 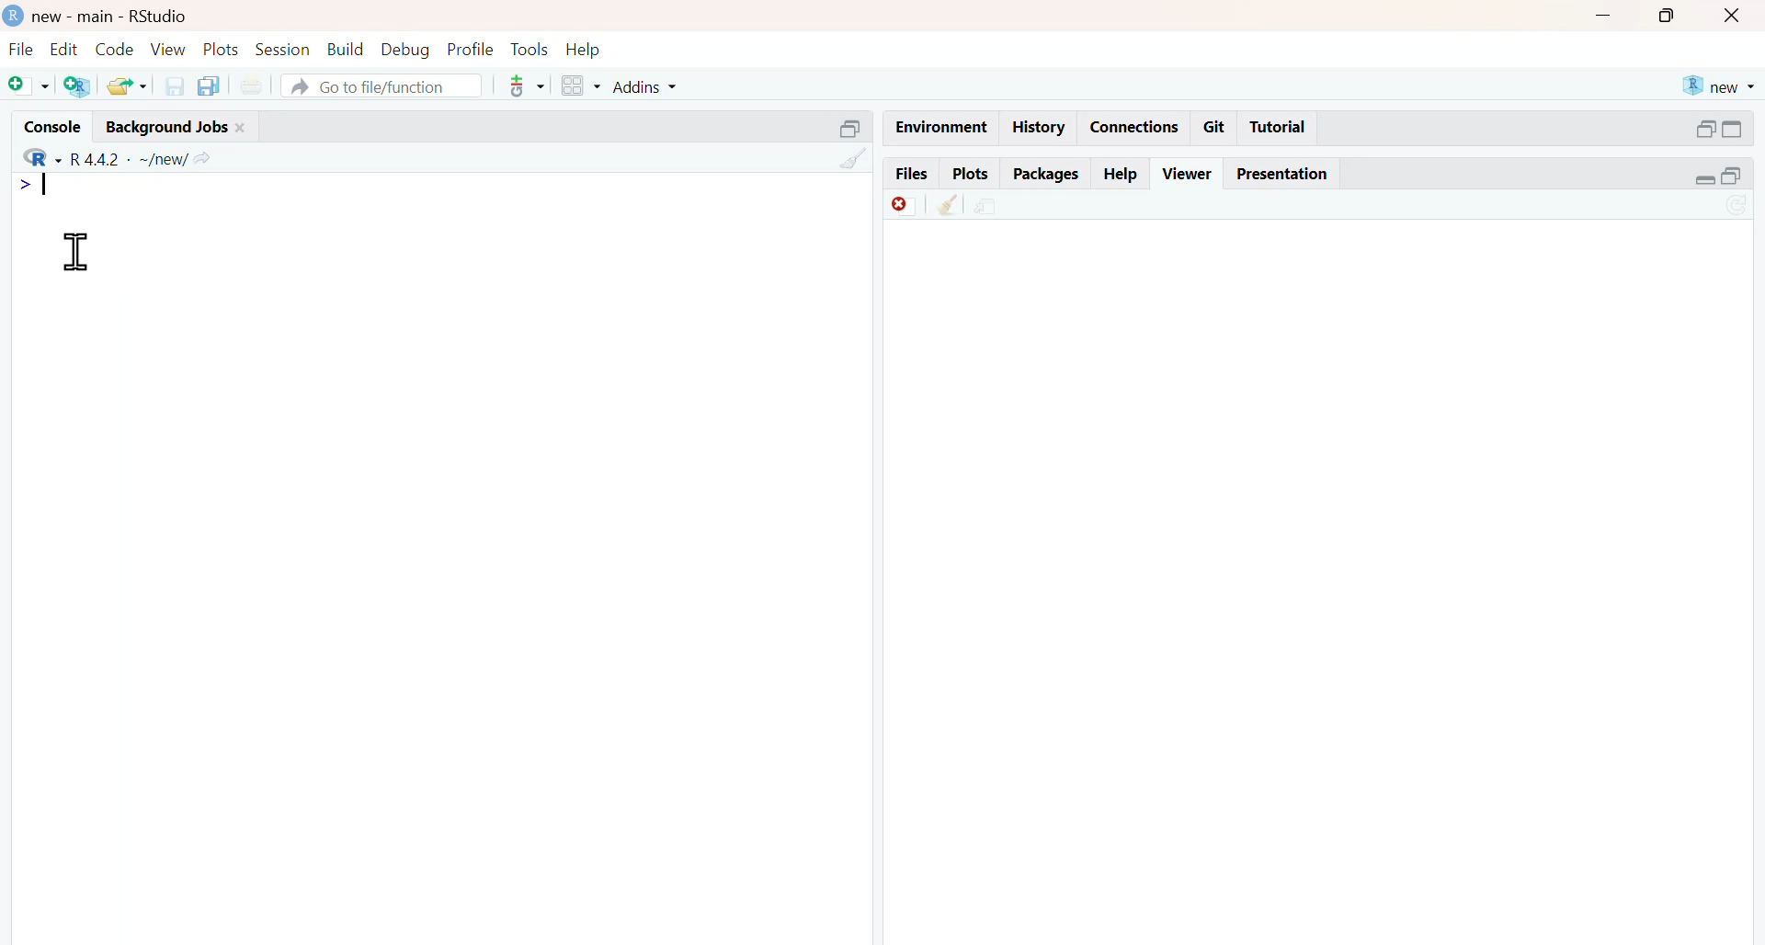 I want to click on Environment , so click(x=942, y=127).